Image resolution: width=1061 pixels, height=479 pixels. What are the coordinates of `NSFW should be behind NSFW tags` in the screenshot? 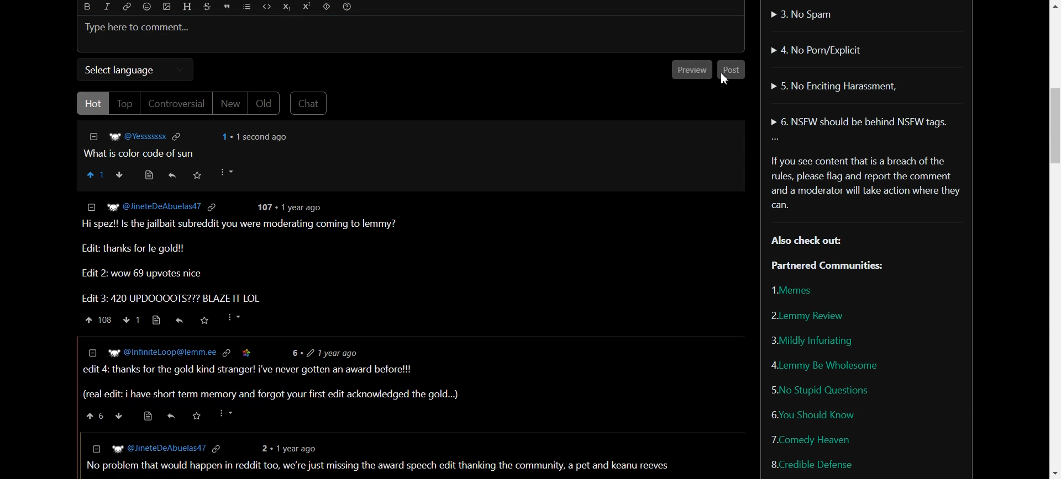 It's located at (860, 120).